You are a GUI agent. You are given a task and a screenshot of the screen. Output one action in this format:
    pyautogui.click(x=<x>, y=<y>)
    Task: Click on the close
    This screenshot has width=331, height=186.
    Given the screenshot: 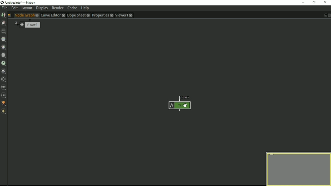 What is the action you would take?
    pyautogui.click(x=63, y=15)
    